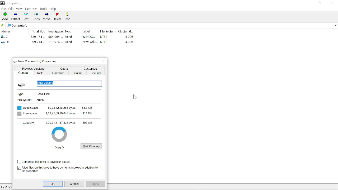 The image size is (338, 190). Describe the element at coordinates (108, 39) in the screenshot. I see `NTFS NTFS` at that location.